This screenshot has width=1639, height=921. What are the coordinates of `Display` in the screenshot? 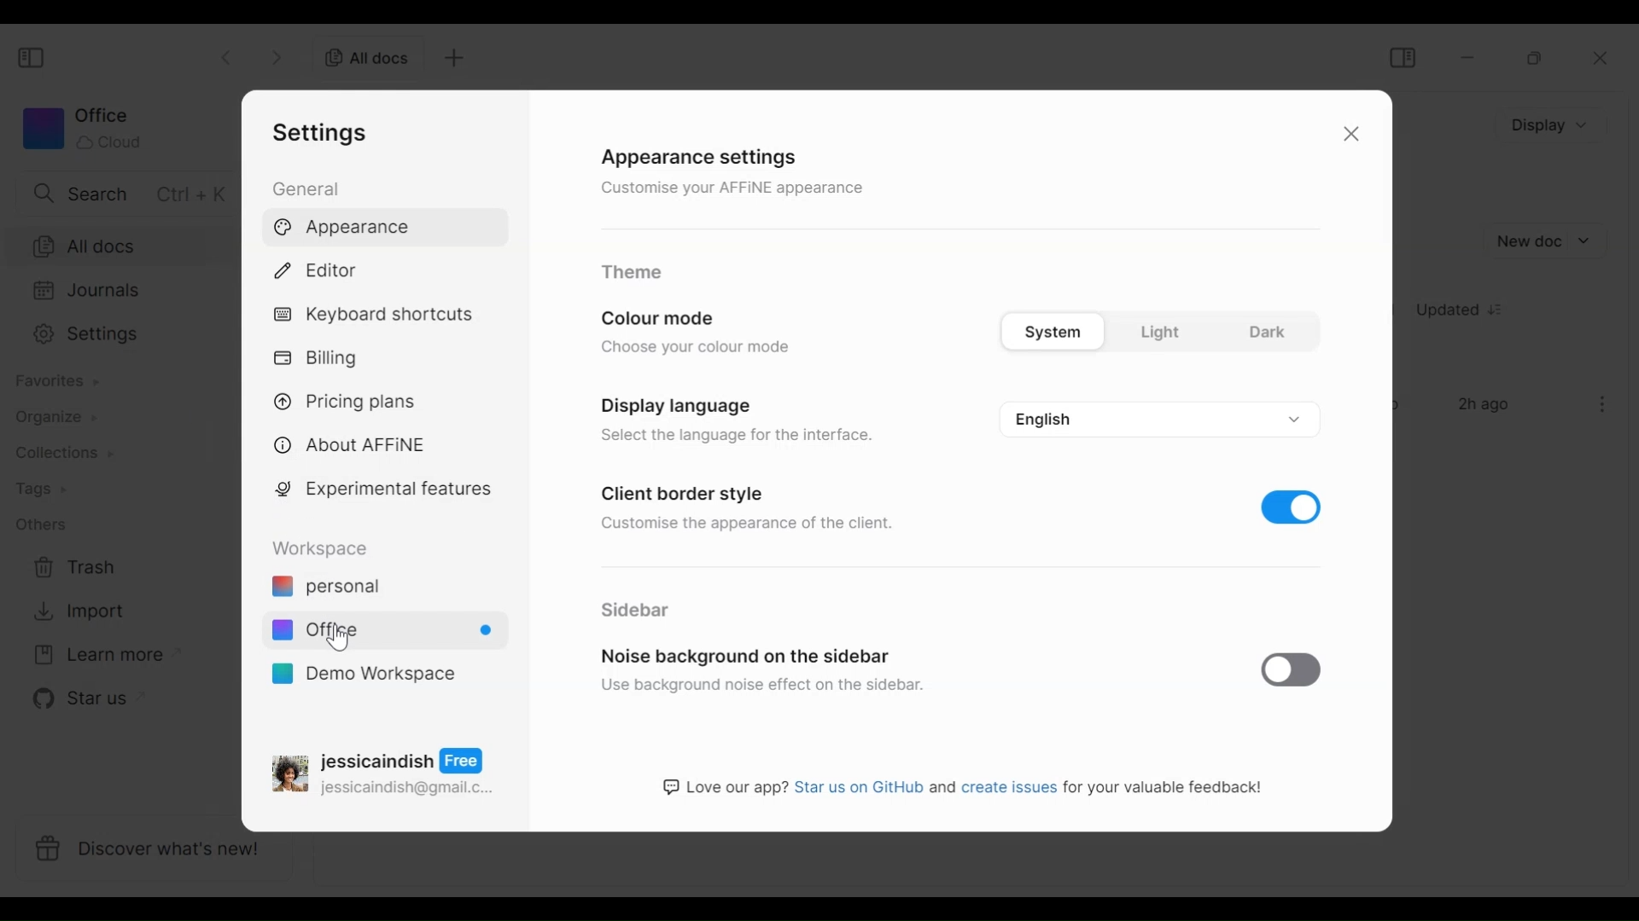 It's located at (1554, 124).